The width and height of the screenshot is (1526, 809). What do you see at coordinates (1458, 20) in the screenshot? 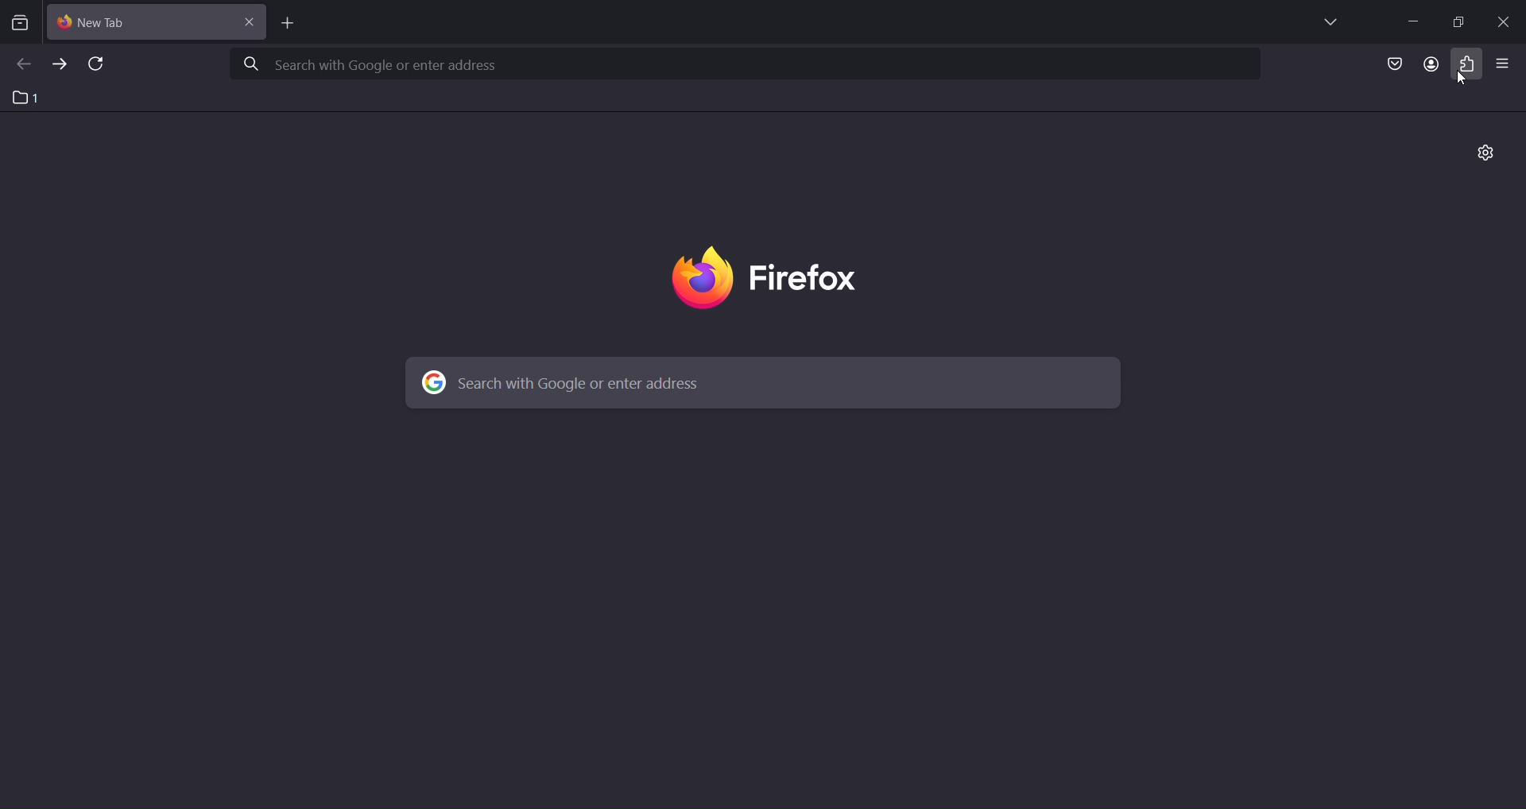
I see `restore windowss` at bounding box center [1458, 20].